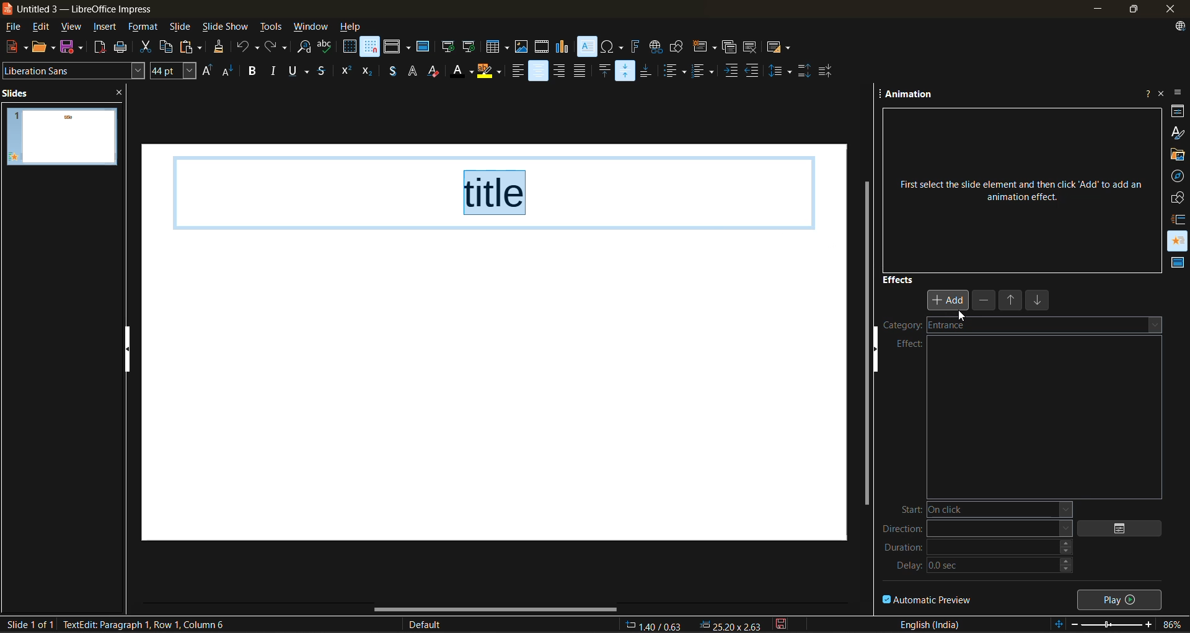 The image size is (1190, 633). What do you see at coordinates (1122, 598) in the screenshot?
I see `play` at bounding box center [1122, 598].